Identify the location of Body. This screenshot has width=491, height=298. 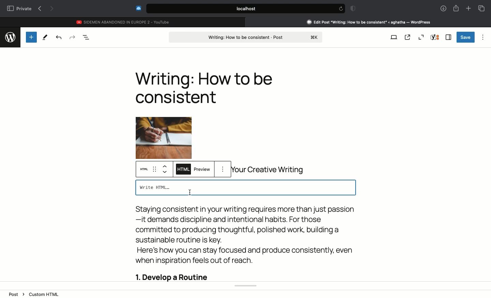
(245, 244).